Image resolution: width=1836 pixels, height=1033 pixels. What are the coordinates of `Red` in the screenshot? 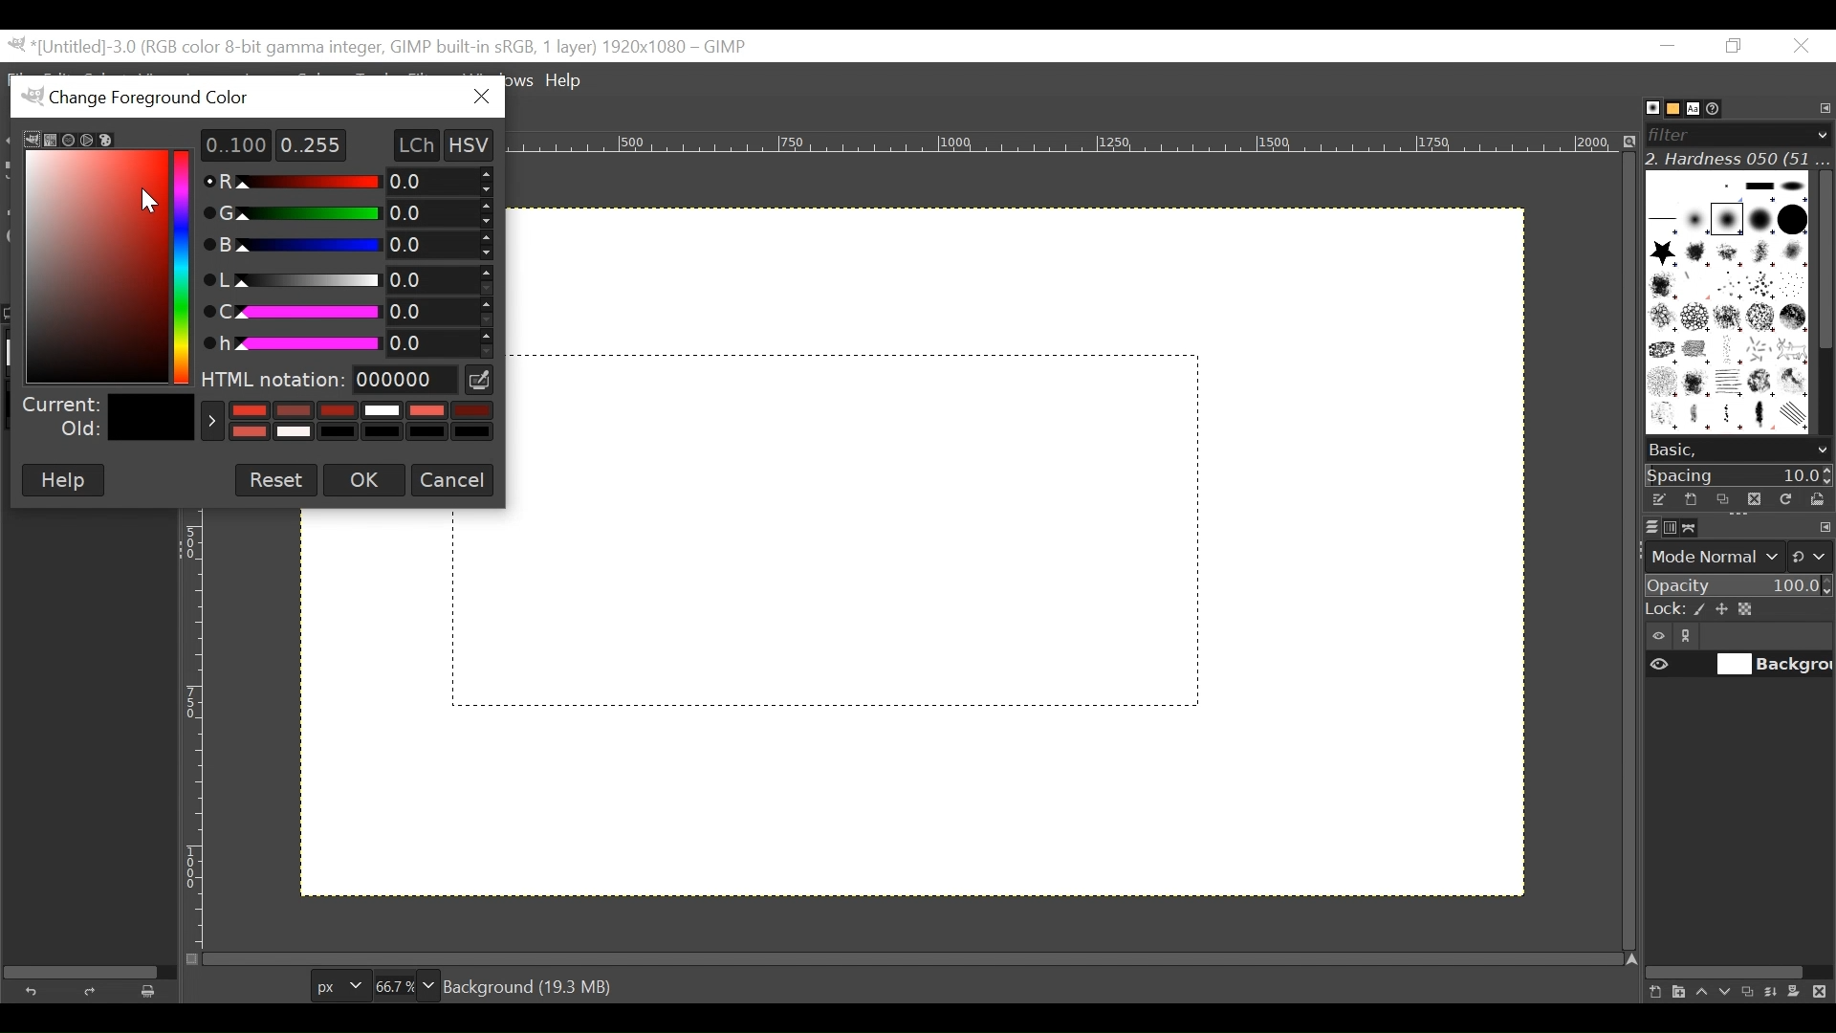 It's located at (352, 183).